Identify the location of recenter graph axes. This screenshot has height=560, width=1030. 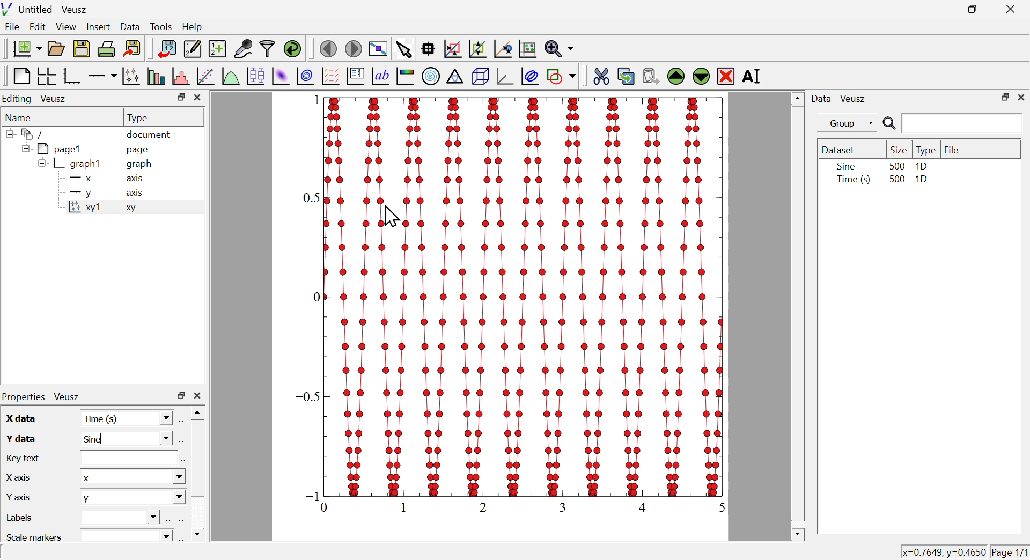
(504, 49).